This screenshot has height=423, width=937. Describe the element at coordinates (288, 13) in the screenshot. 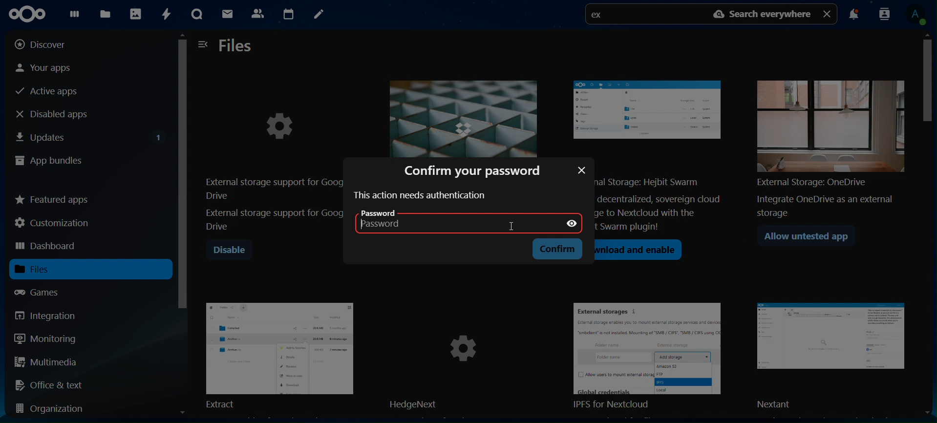

I see `calendar` at that location.